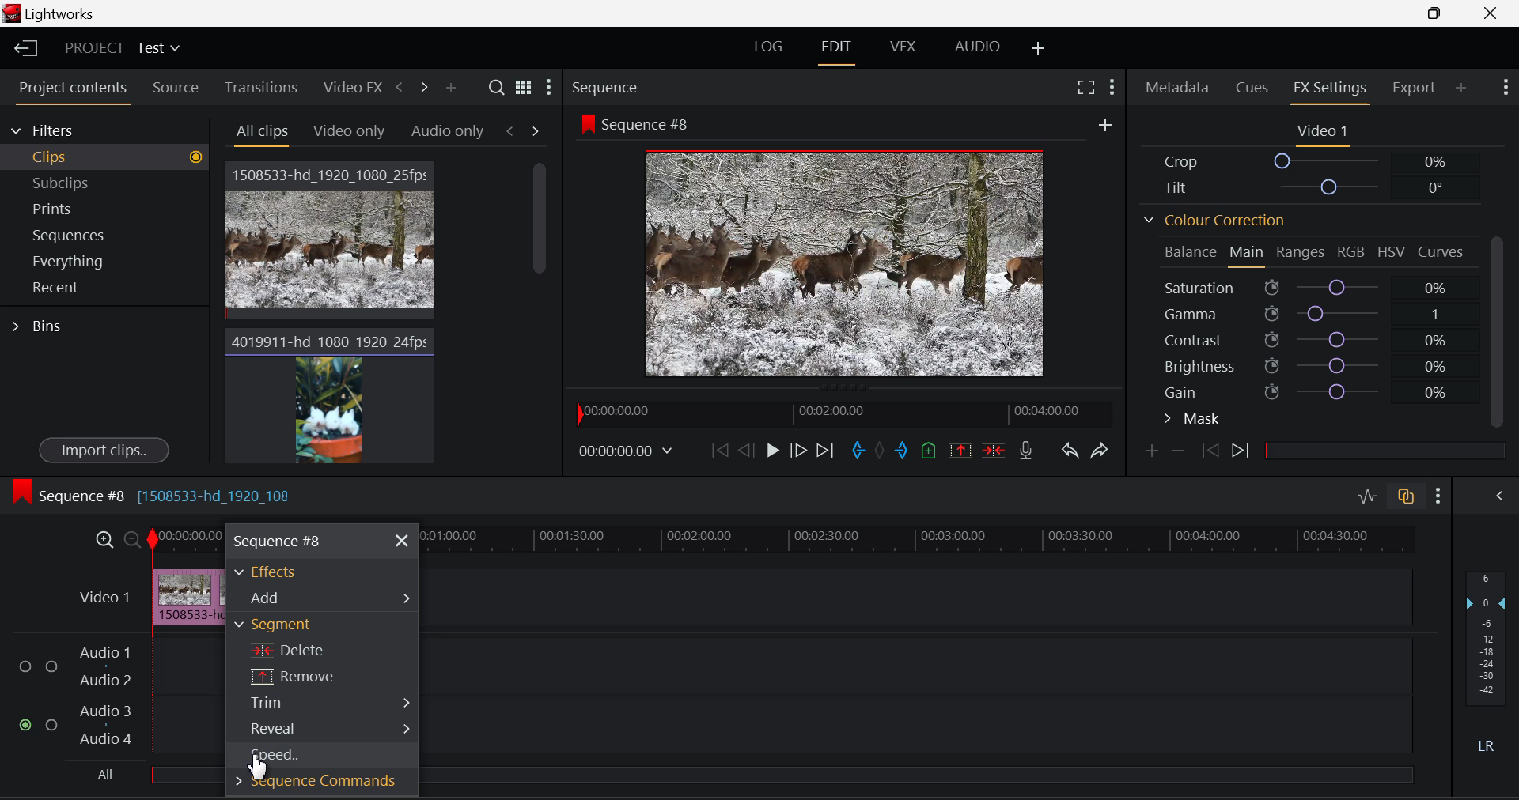 The height and width of the screenshot is (800, 1519). Describe the element at coordinates (74, 89) in the screenshot. I see `Project Contents Tab` at that location.